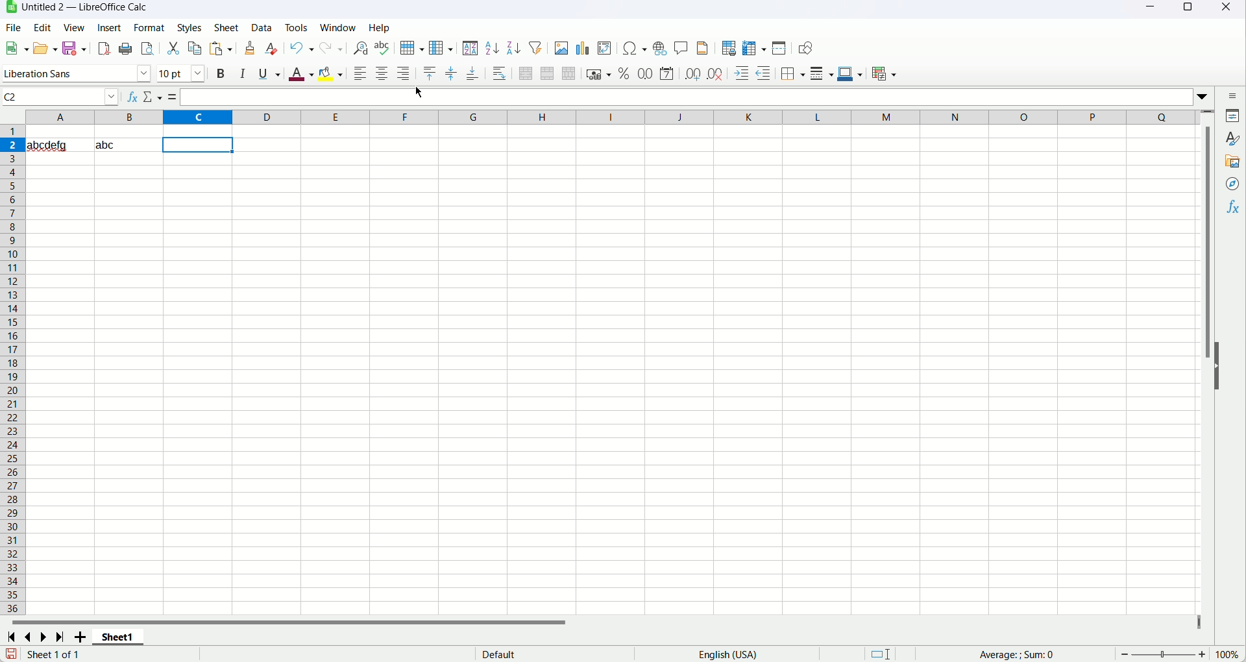  Describe the element at coordinates (443, 48) in the screenshot. I see `column` at that location.